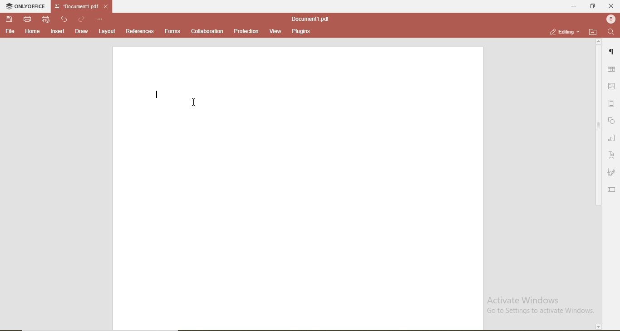 The height and width of the screenshot is (331, 620). What do you see at coordinates (611, 70) in the screenshot?
I see `table` at bounding box center [611, 70].